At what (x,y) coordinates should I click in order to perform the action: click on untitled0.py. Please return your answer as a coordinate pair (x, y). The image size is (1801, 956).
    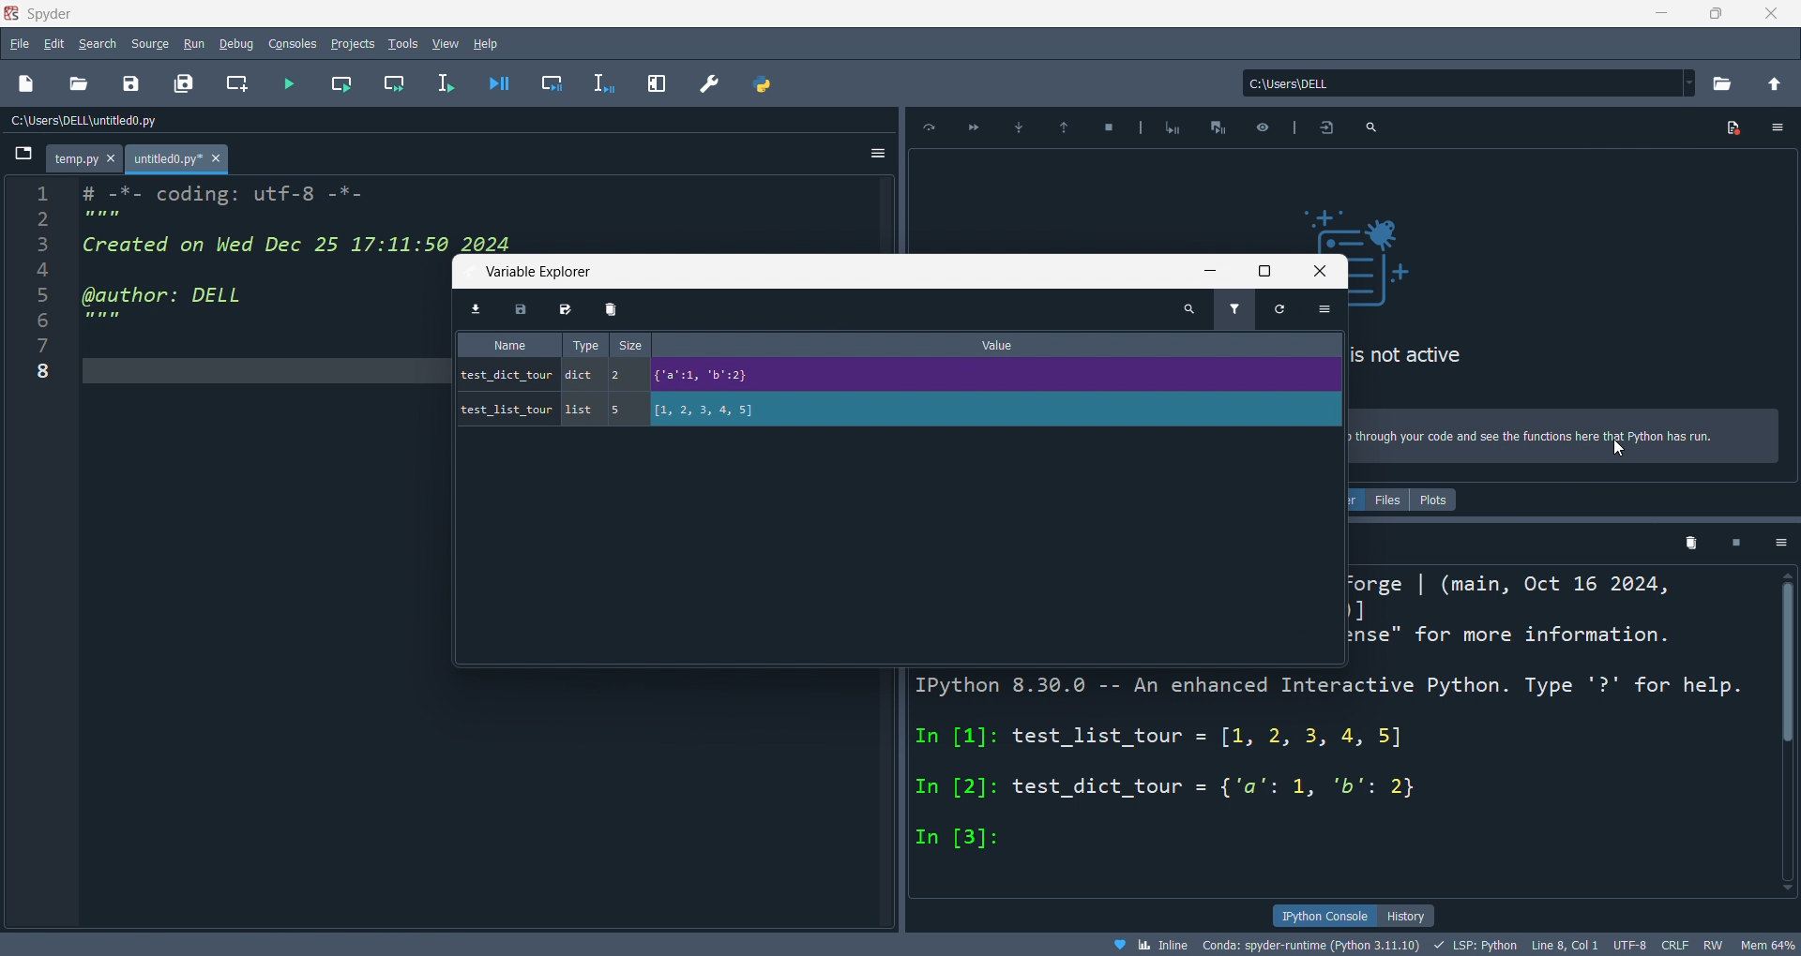
    Looking at the image, I should click on (177, 159).